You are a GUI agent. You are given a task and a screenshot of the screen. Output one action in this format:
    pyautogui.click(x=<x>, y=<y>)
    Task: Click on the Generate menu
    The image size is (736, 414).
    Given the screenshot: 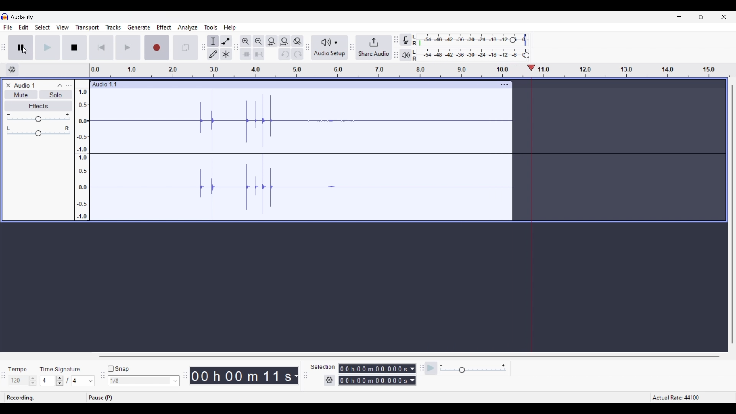 What is the action you would take?
    pyautogui.click(x=139, y=27)
    